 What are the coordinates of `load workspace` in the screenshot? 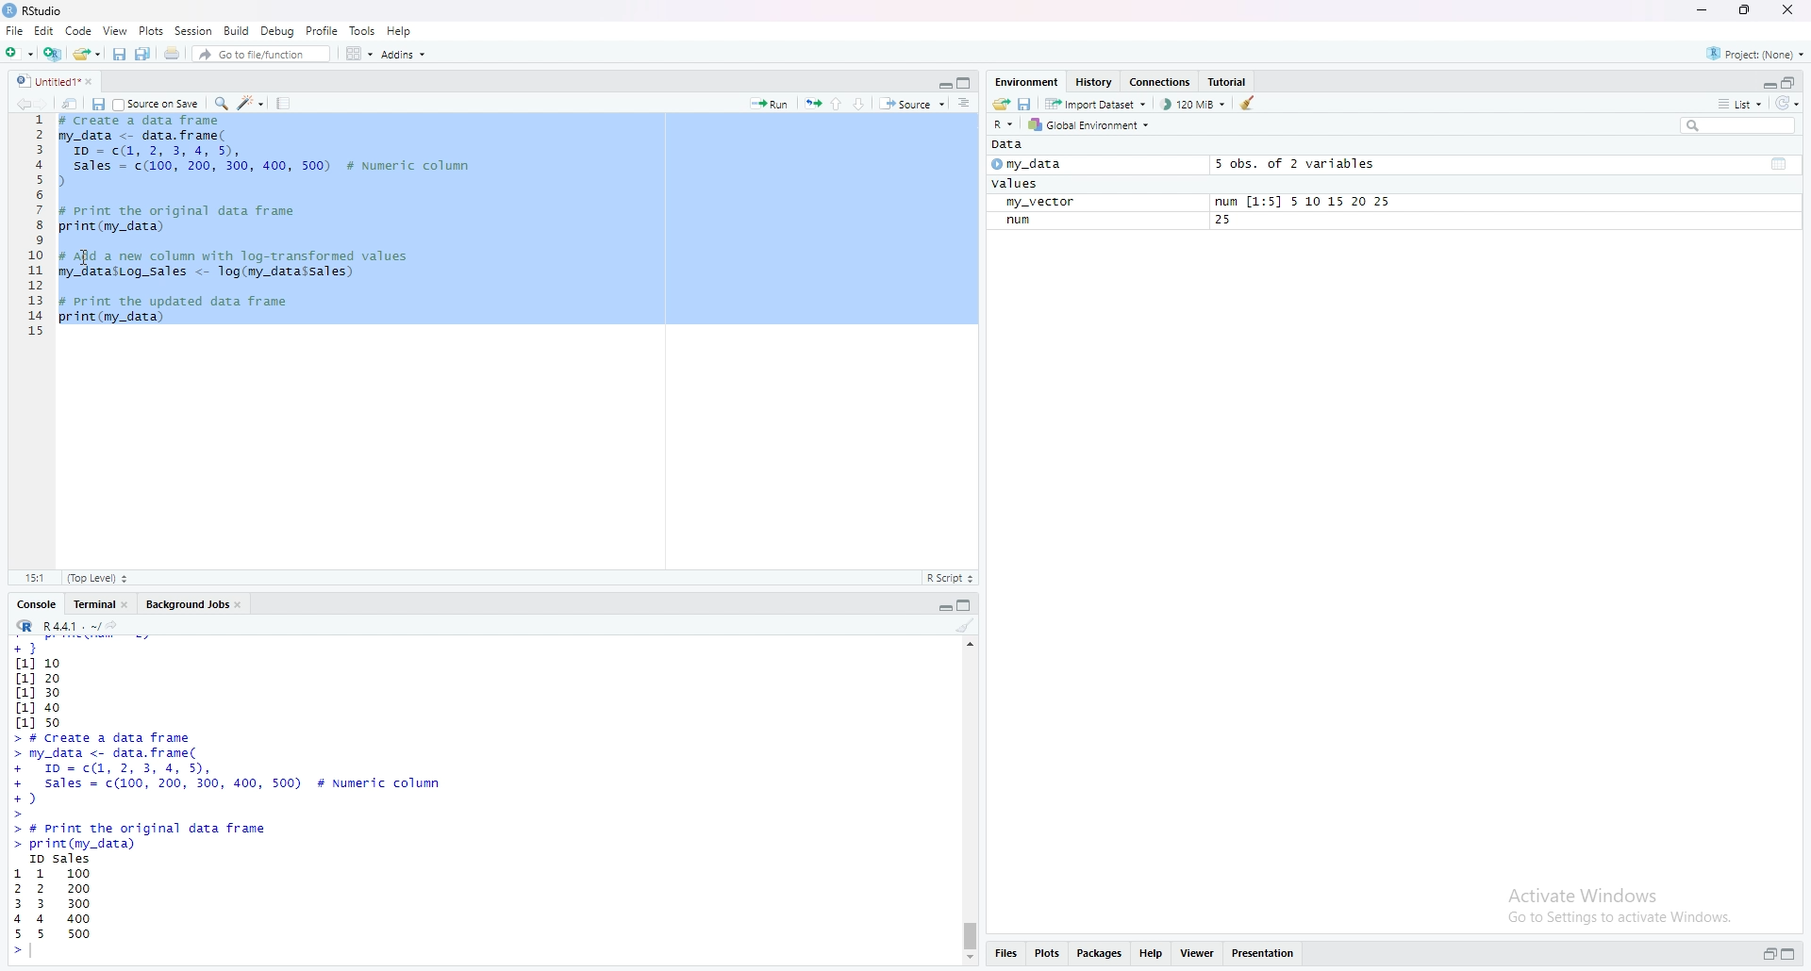 It's located at (998, 104).